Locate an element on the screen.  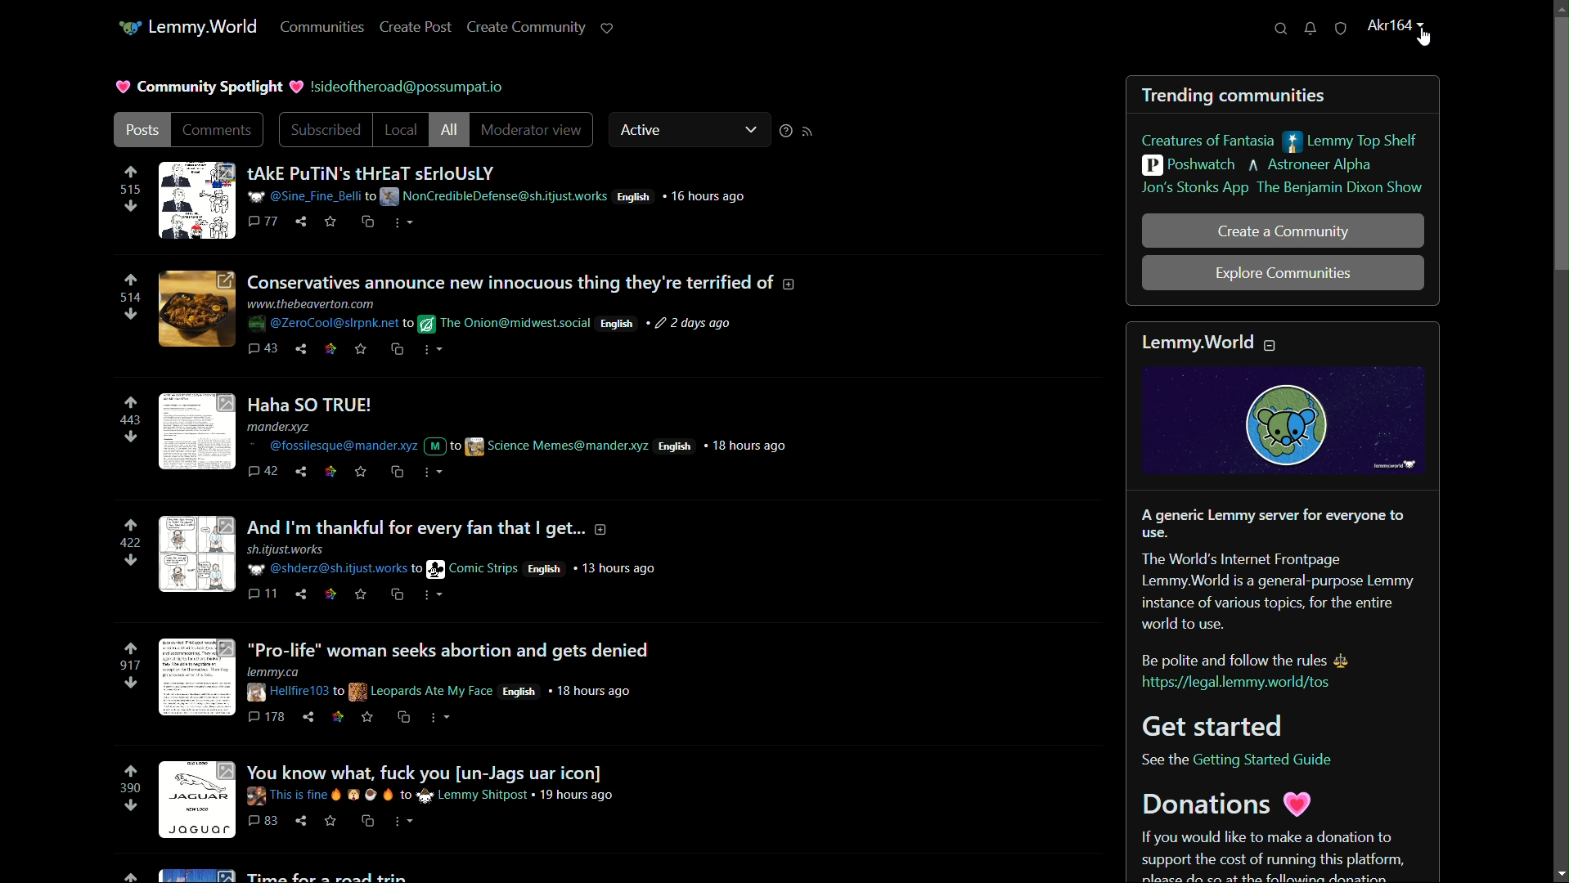
sorting help is located at coordinates (787, 133).